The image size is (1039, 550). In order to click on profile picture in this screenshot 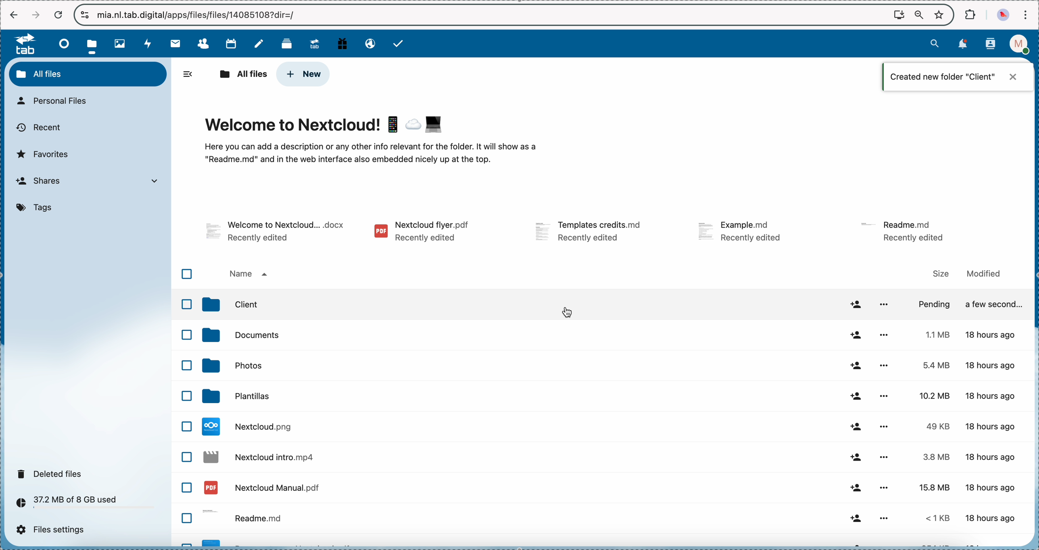, I will do `click(1004, 15)`.